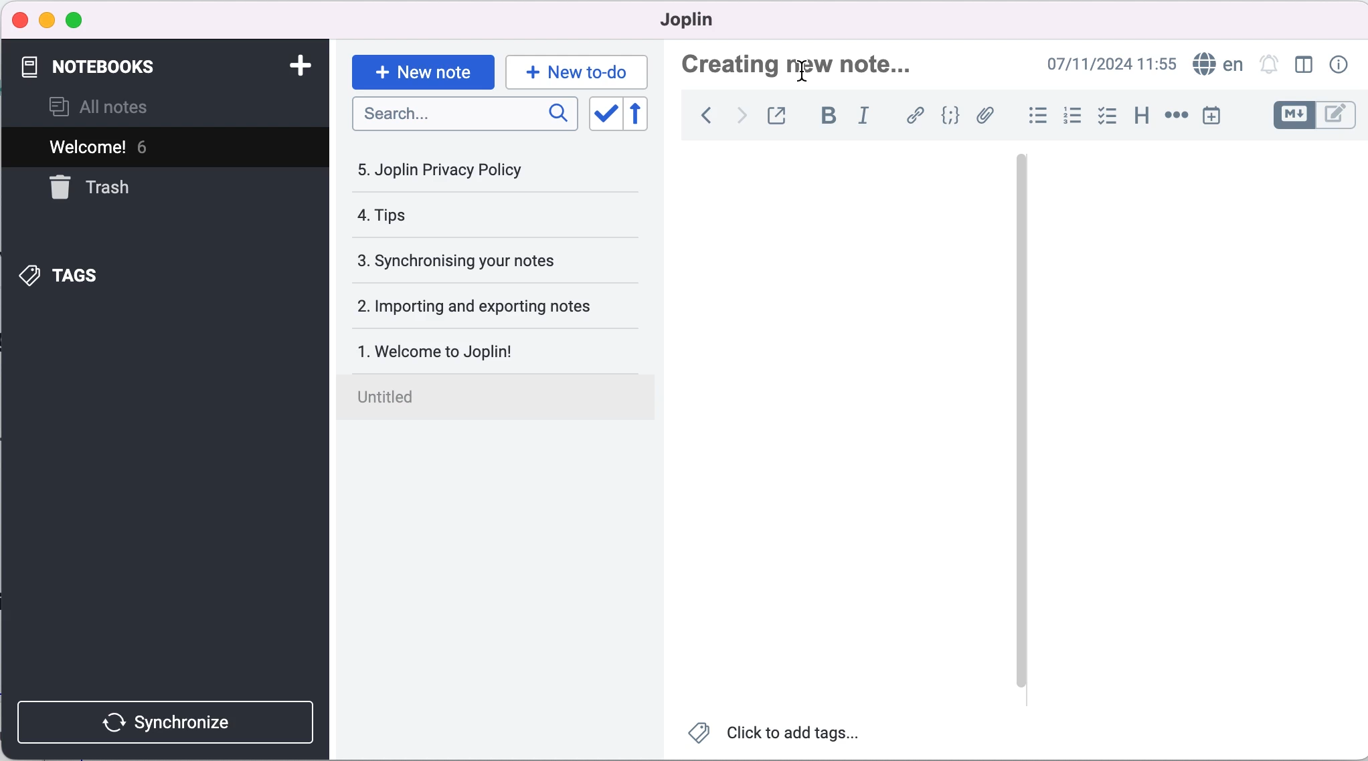  Describe the element at coordinates (1217, 63) in the screenshot. I see `language` at that location.